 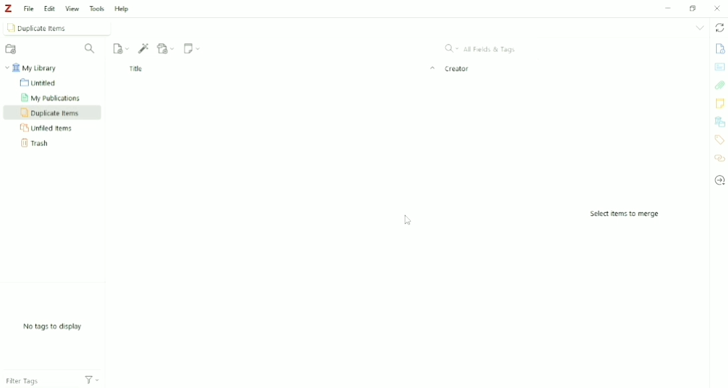 What do you see at coordinates (281, 69) in the screenshot?
I see `Title` at bounding box center [281, 69].